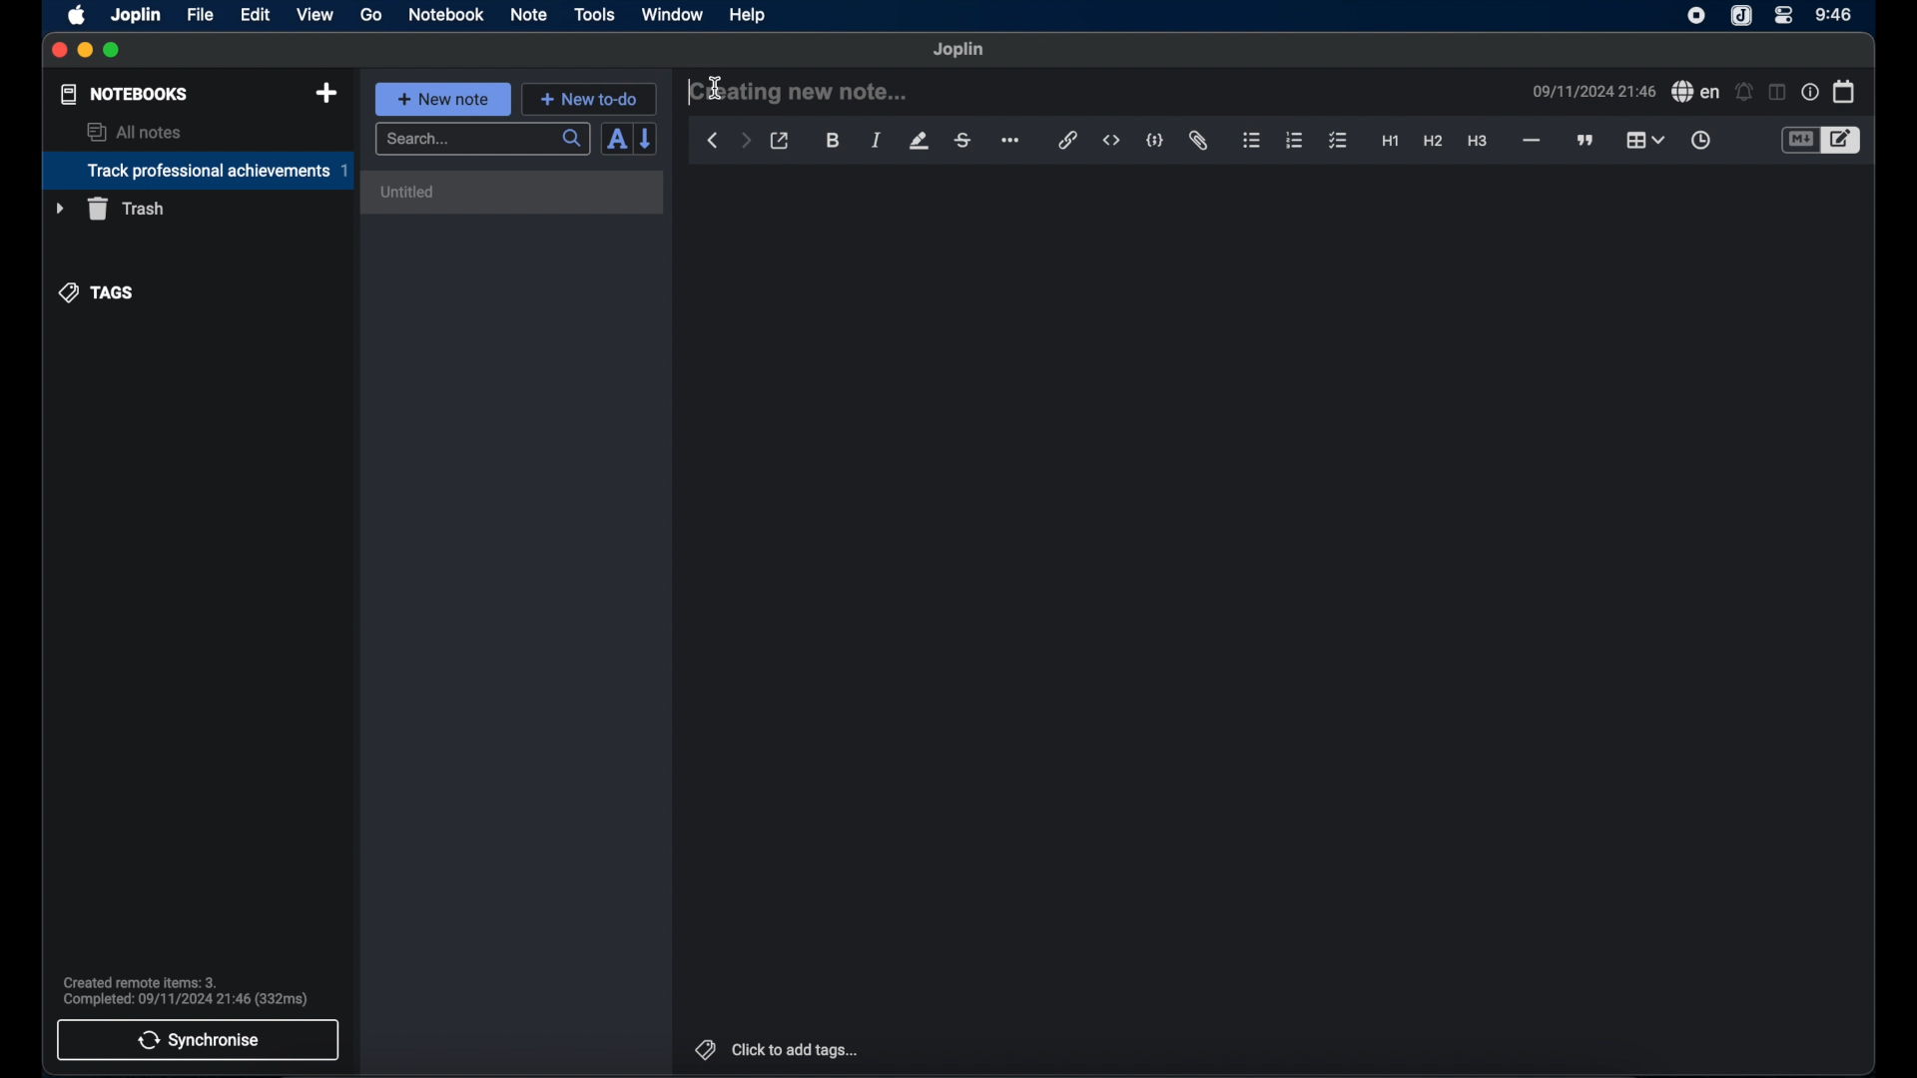 The height and width of the screenshot is (1078, 1917). What do you see at coordinates (1156, 140) in the screenshot?
I see `code` at bounding box center [1156, 140].